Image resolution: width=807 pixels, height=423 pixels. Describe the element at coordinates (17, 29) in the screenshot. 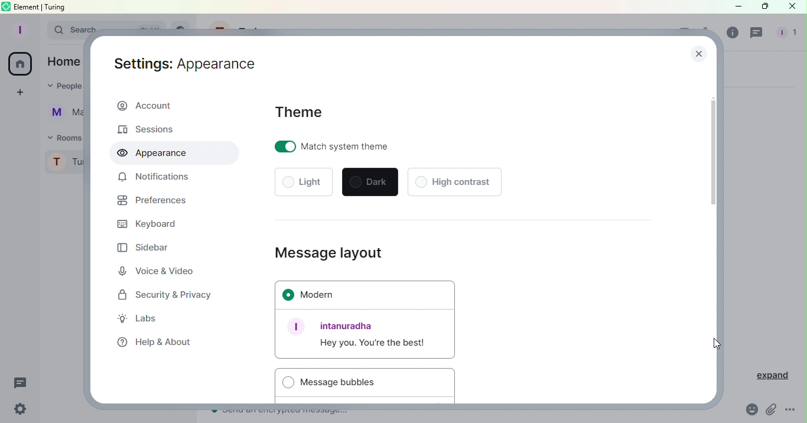

I see `Profile` at that location.